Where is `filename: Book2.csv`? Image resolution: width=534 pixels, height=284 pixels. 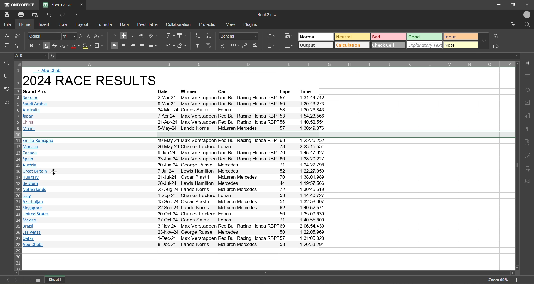 filename: Book2.csv is located at coordinates (58, 5).